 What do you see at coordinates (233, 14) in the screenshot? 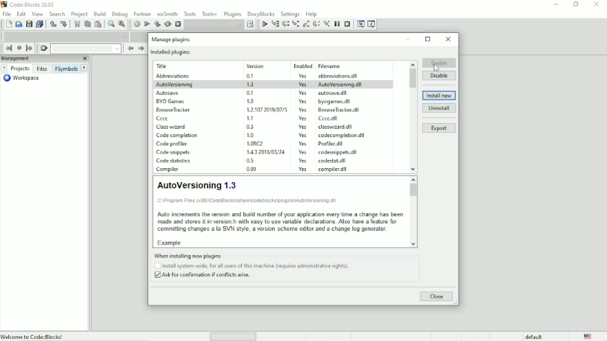
I see `Plugins` at bounding box center [233, 14].